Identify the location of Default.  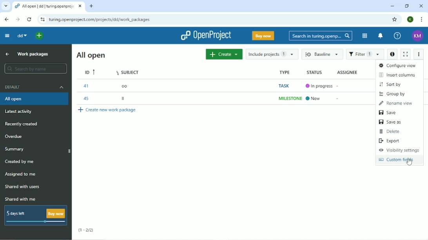
(34, 87).